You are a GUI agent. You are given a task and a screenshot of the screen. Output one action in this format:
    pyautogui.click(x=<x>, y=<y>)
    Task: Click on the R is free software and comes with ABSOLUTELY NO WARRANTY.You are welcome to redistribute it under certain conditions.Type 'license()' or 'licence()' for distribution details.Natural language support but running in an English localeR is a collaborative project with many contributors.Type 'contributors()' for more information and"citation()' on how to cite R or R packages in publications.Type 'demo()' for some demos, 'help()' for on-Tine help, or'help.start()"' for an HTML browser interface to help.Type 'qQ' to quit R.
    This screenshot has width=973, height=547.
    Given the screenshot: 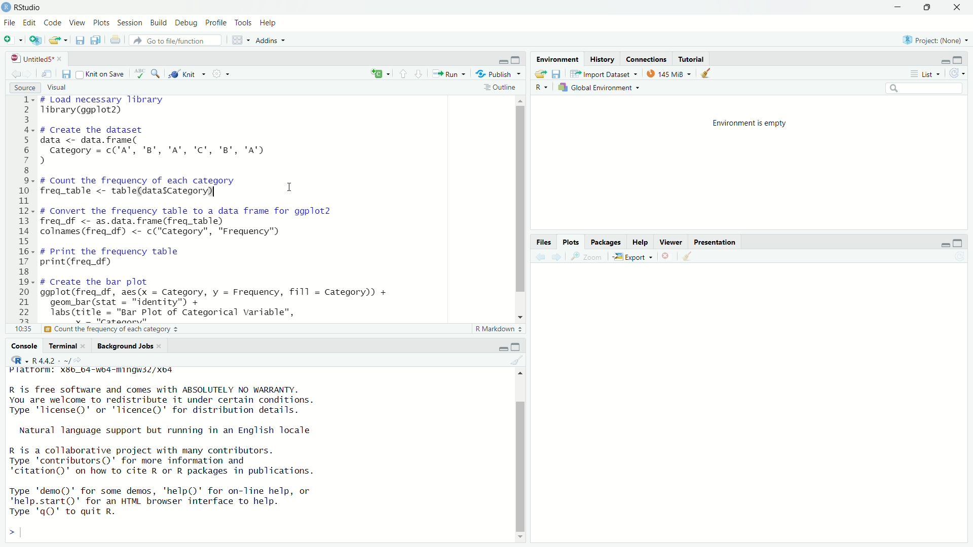 What is the action you would take?
    pyautogui.click(x=178, y=452)
    